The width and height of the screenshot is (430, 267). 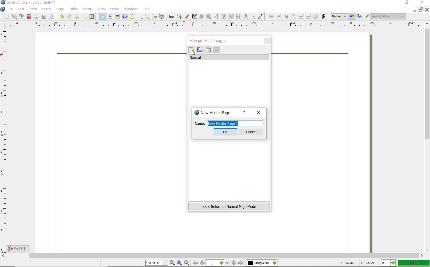 I want to click on in, so click(x=389, y=263).